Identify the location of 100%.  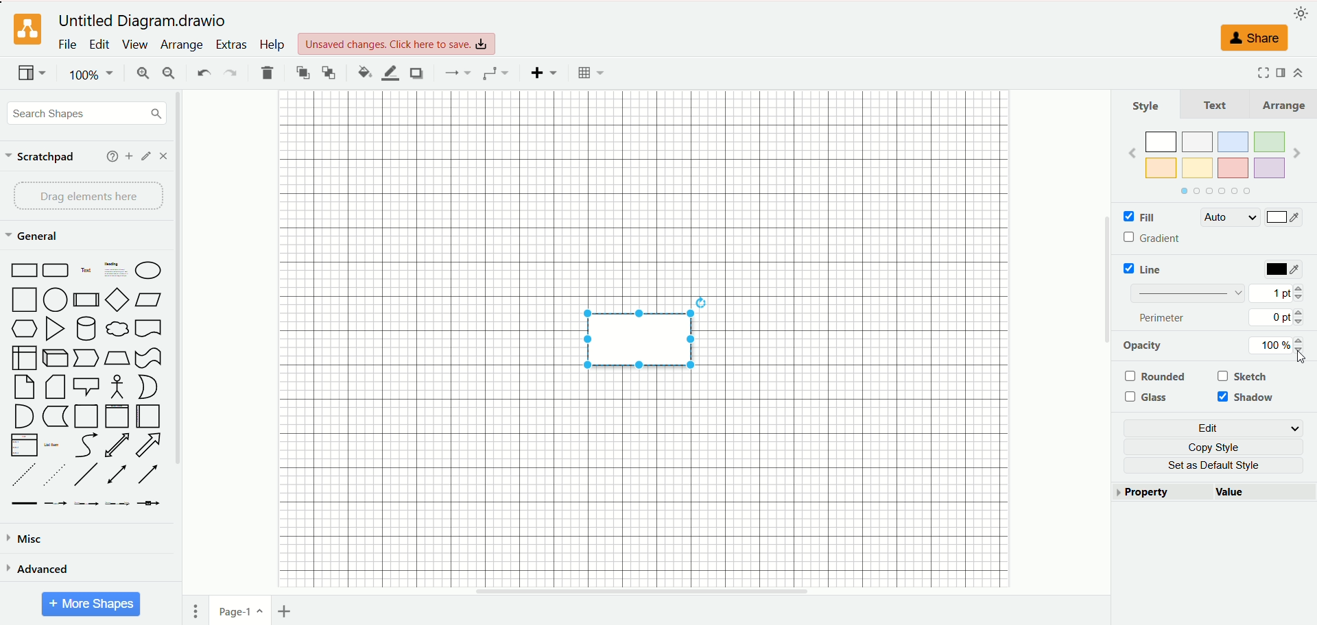
(1281, 345).